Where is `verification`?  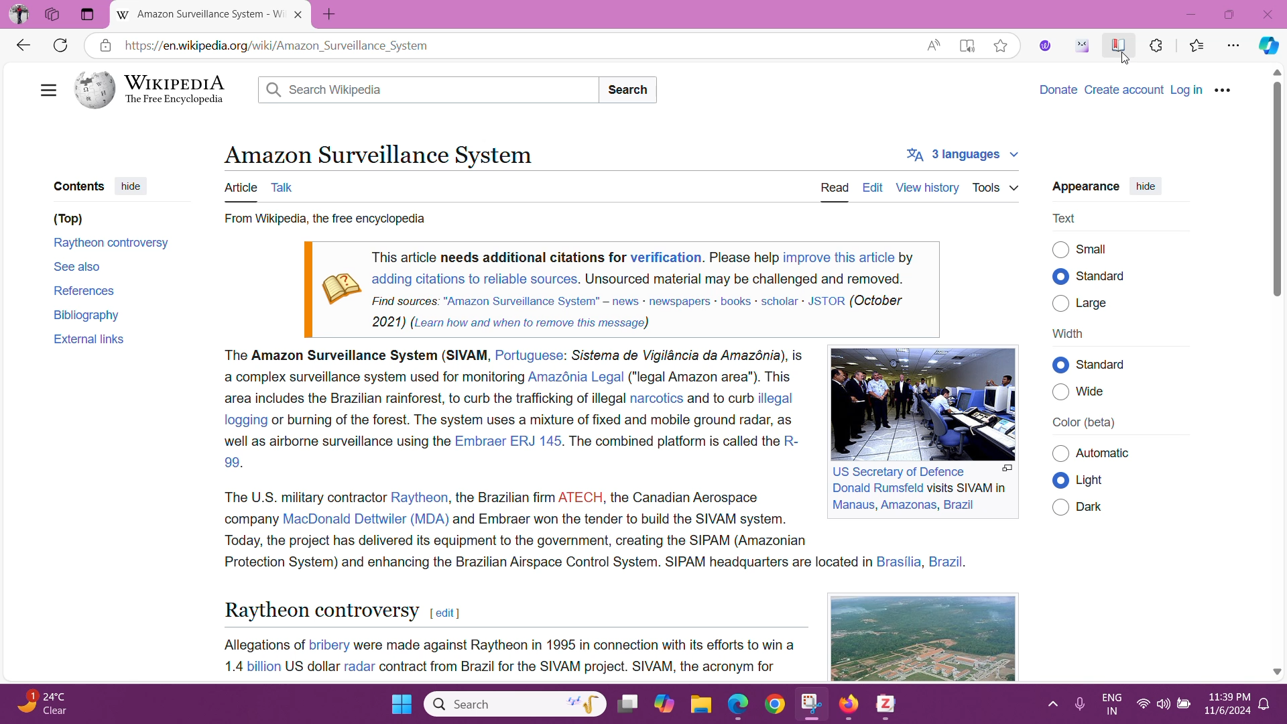
verification is located at coordinates (666, 257).